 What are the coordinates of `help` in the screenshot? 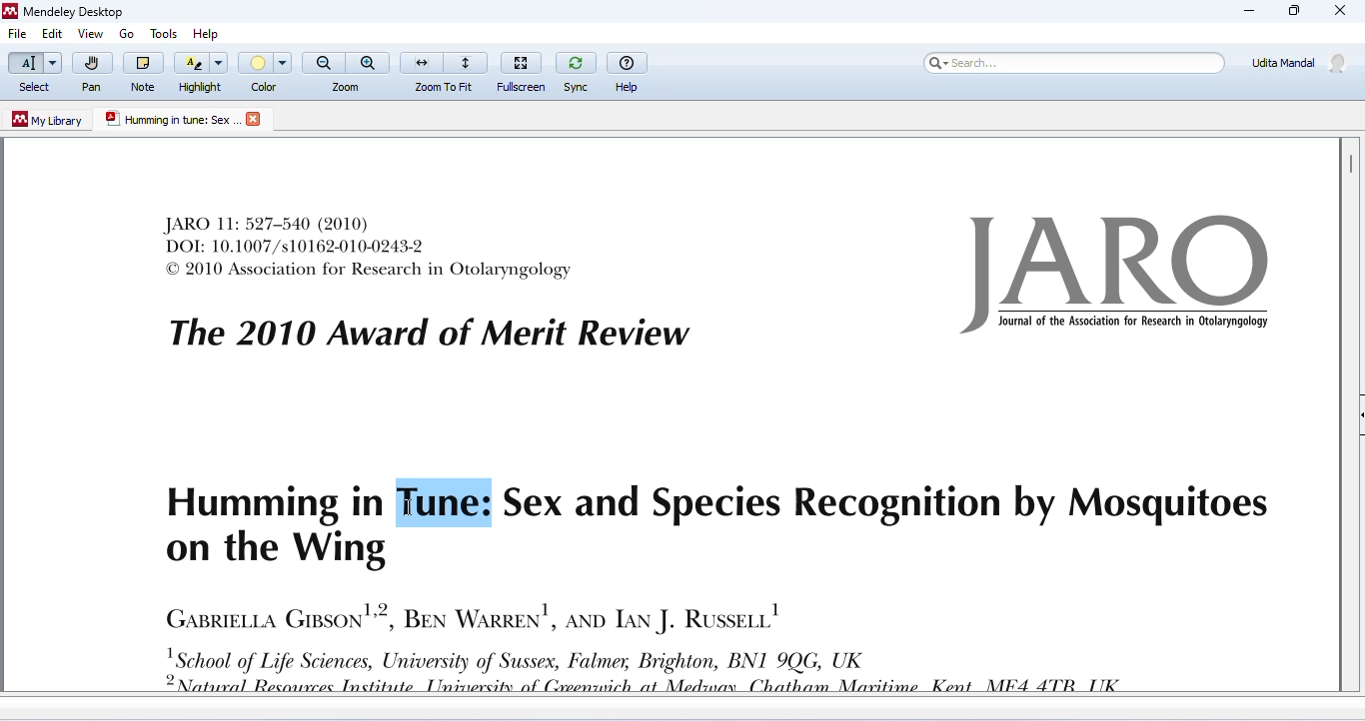 It's located at (629, 70).